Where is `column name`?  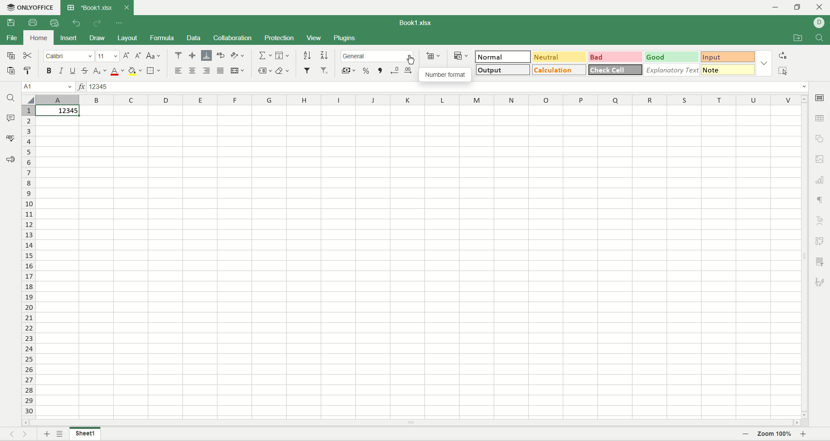 column name is located at coordinates (420, 101).